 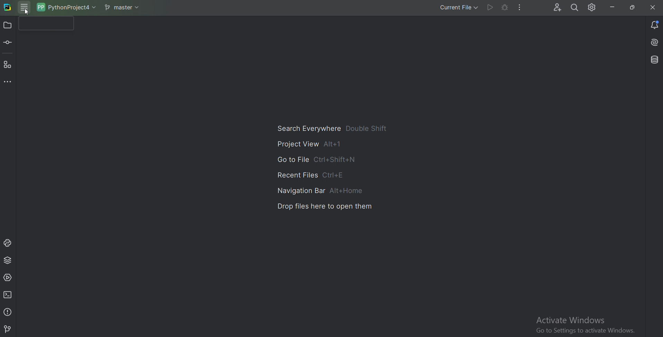 I want to click on Code with me, so click(x=552, y=8).